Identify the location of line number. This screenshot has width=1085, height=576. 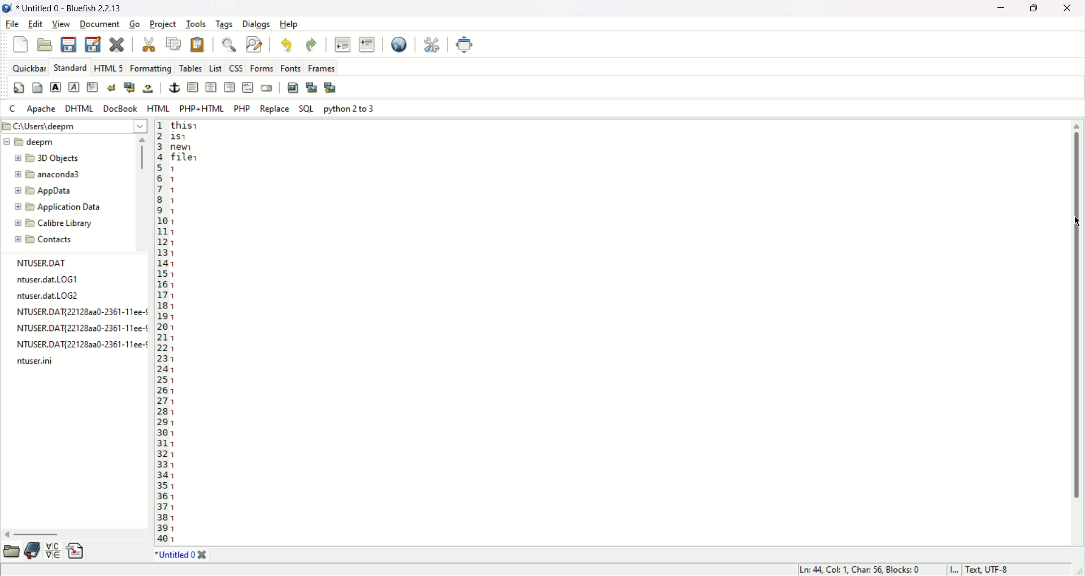
(162, 332).